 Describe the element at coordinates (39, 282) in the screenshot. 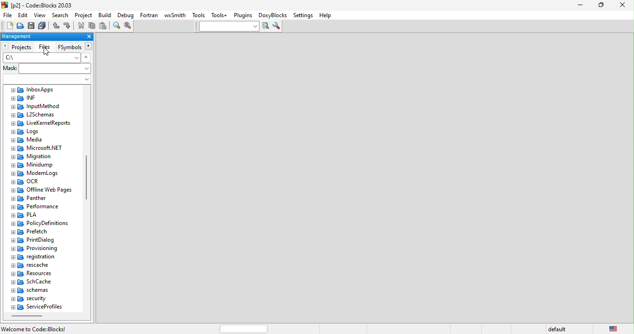

I see `schcahe` at that location.